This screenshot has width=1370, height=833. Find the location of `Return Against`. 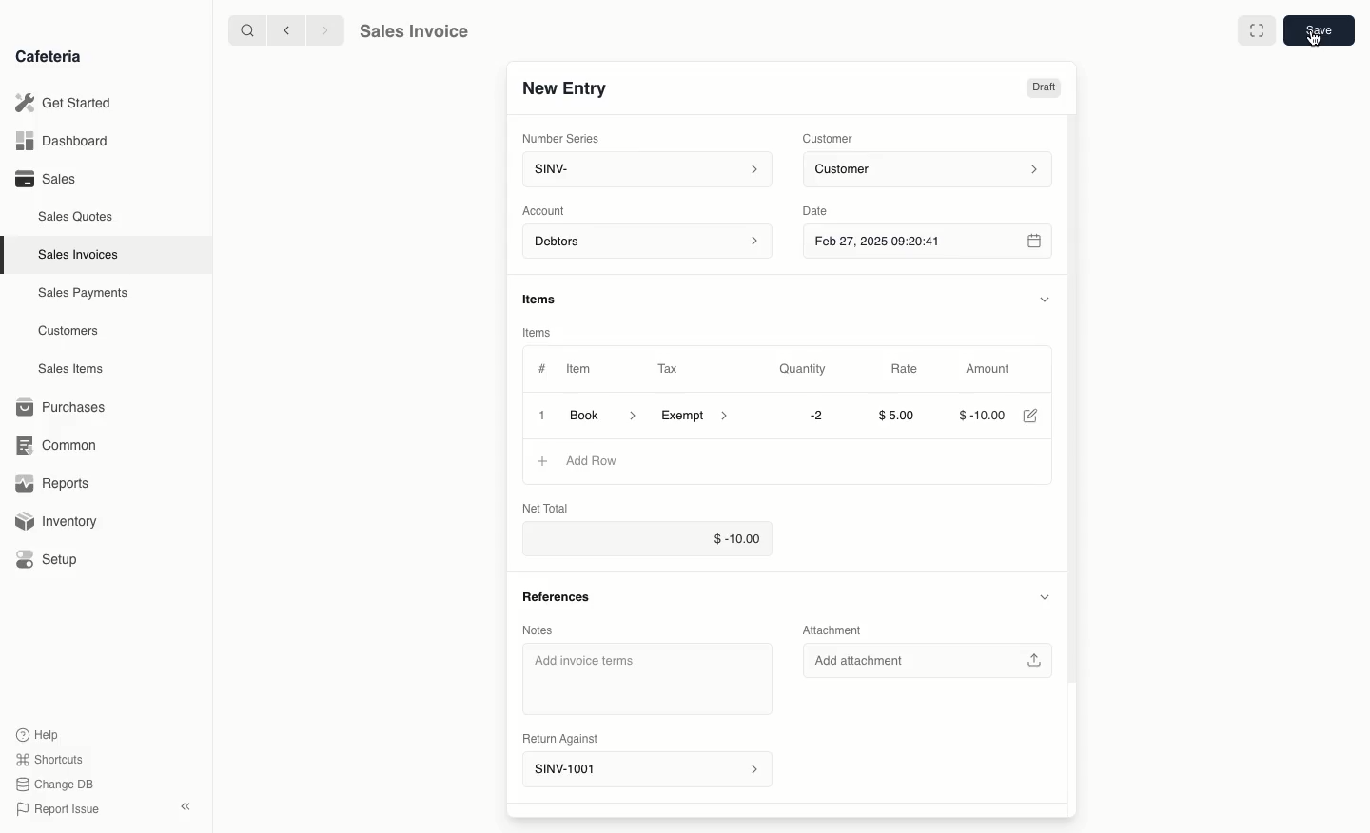

Return Against is located at coordinates (558, 738).